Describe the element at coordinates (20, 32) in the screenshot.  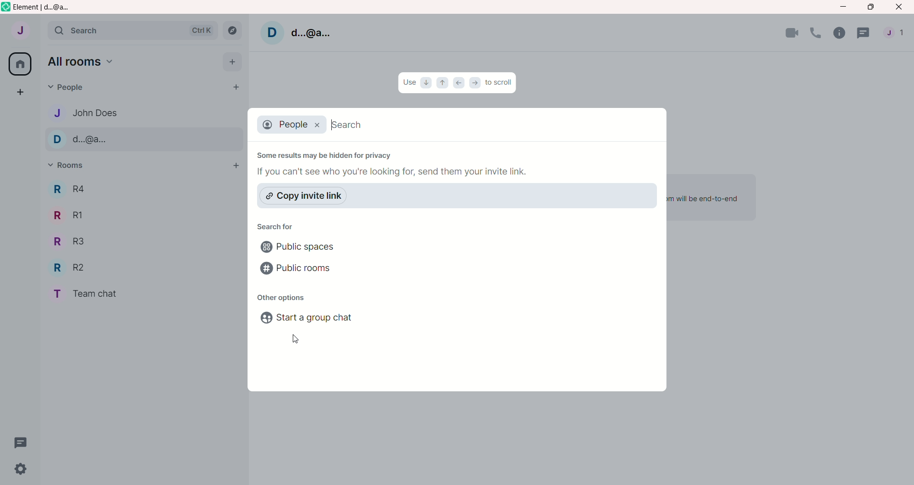
I see `account` at that location.